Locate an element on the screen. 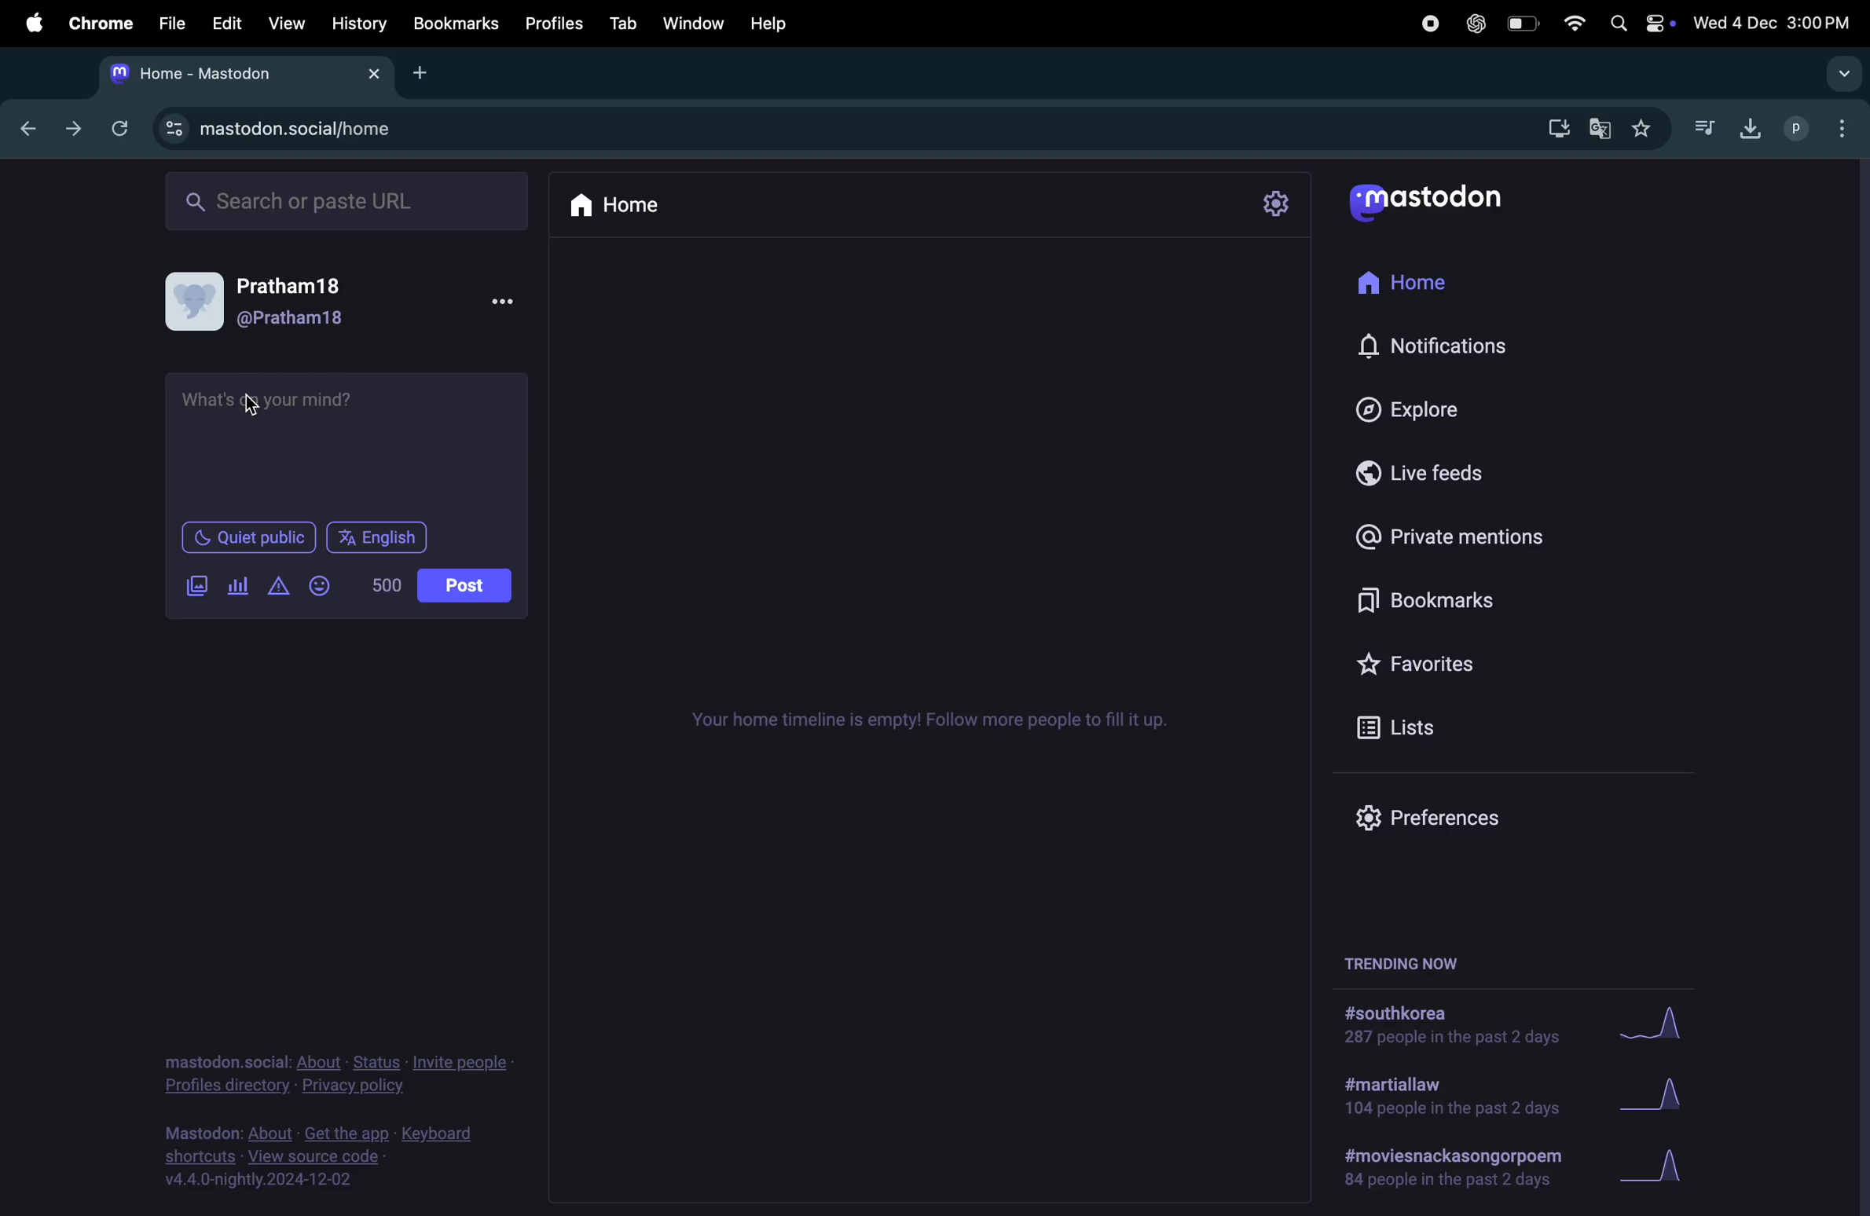 This screenshot has width=1870, height=1216. tab is located at coordinates (620, 24).